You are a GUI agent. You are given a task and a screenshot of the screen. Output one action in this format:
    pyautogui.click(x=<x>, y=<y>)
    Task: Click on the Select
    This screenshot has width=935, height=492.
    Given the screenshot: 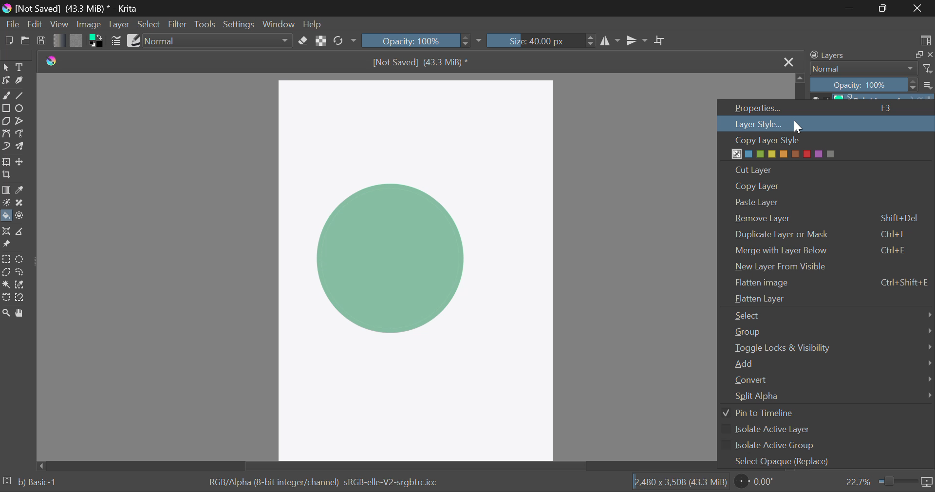 What is the action you would take?
    pyautogui.click(x=6, y=67)
    